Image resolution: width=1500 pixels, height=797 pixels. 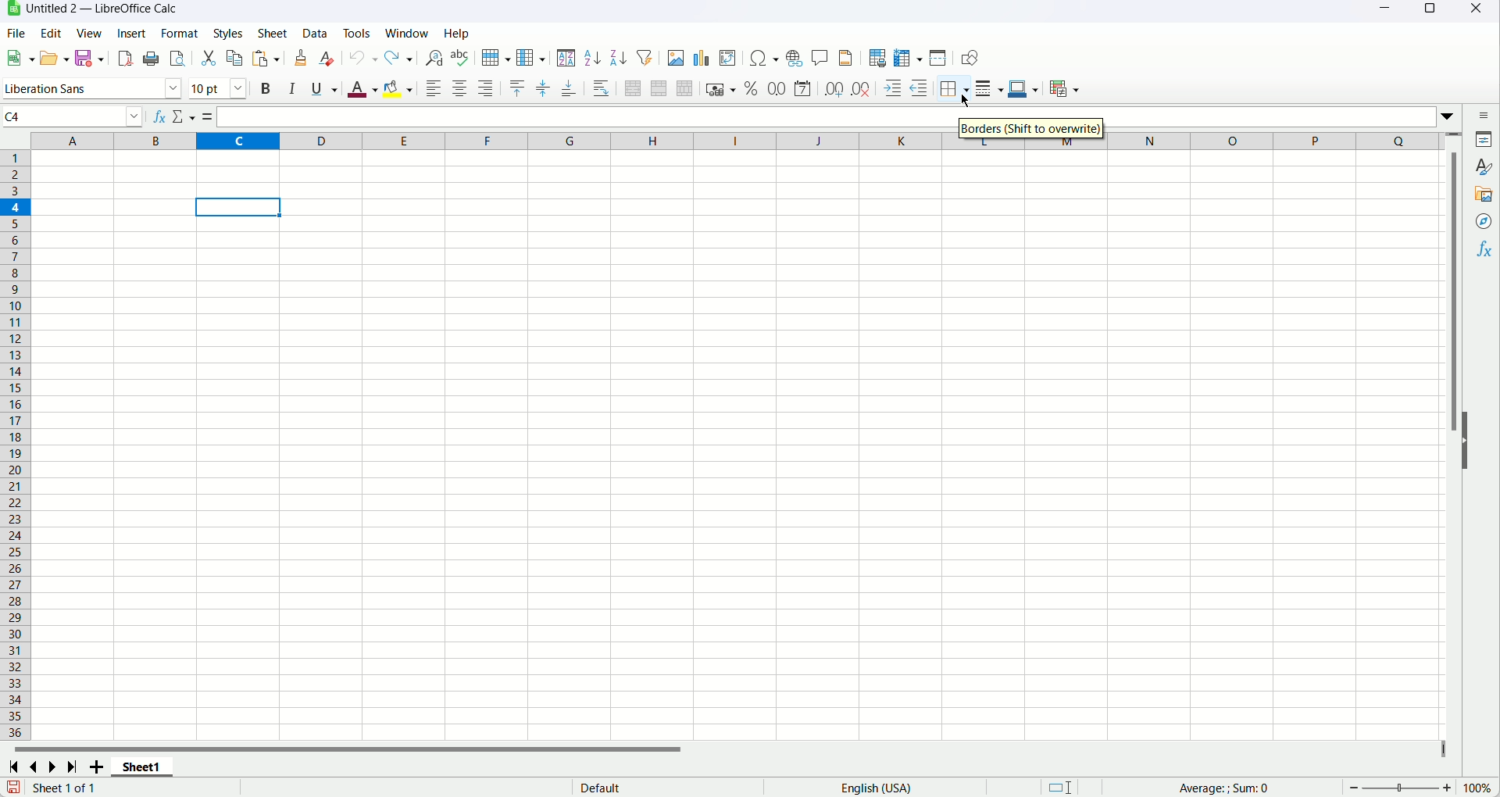 What do you see at coordinates (154, 59) in the screenshot?
I see `Print` at bounding box center [154, 59].